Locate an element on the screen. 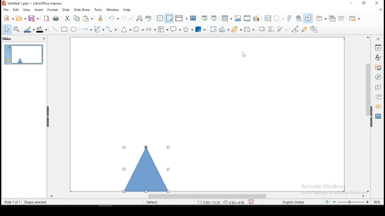 Image resolution: width=385 pixels, height=216 pixels. styles is located at coordinates (378, 58).